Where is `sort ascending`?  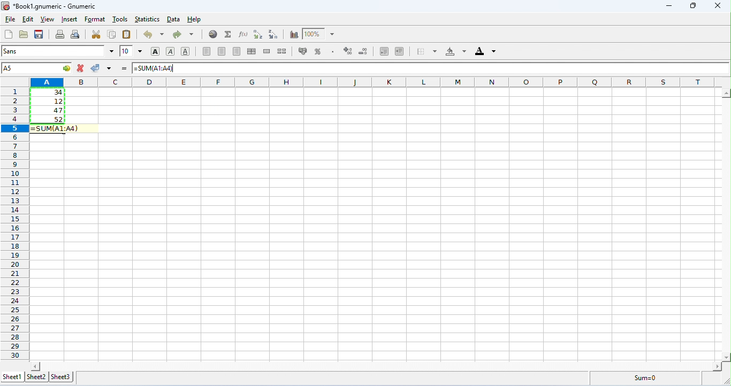 sort ascending is located at coordinates (258, 34).